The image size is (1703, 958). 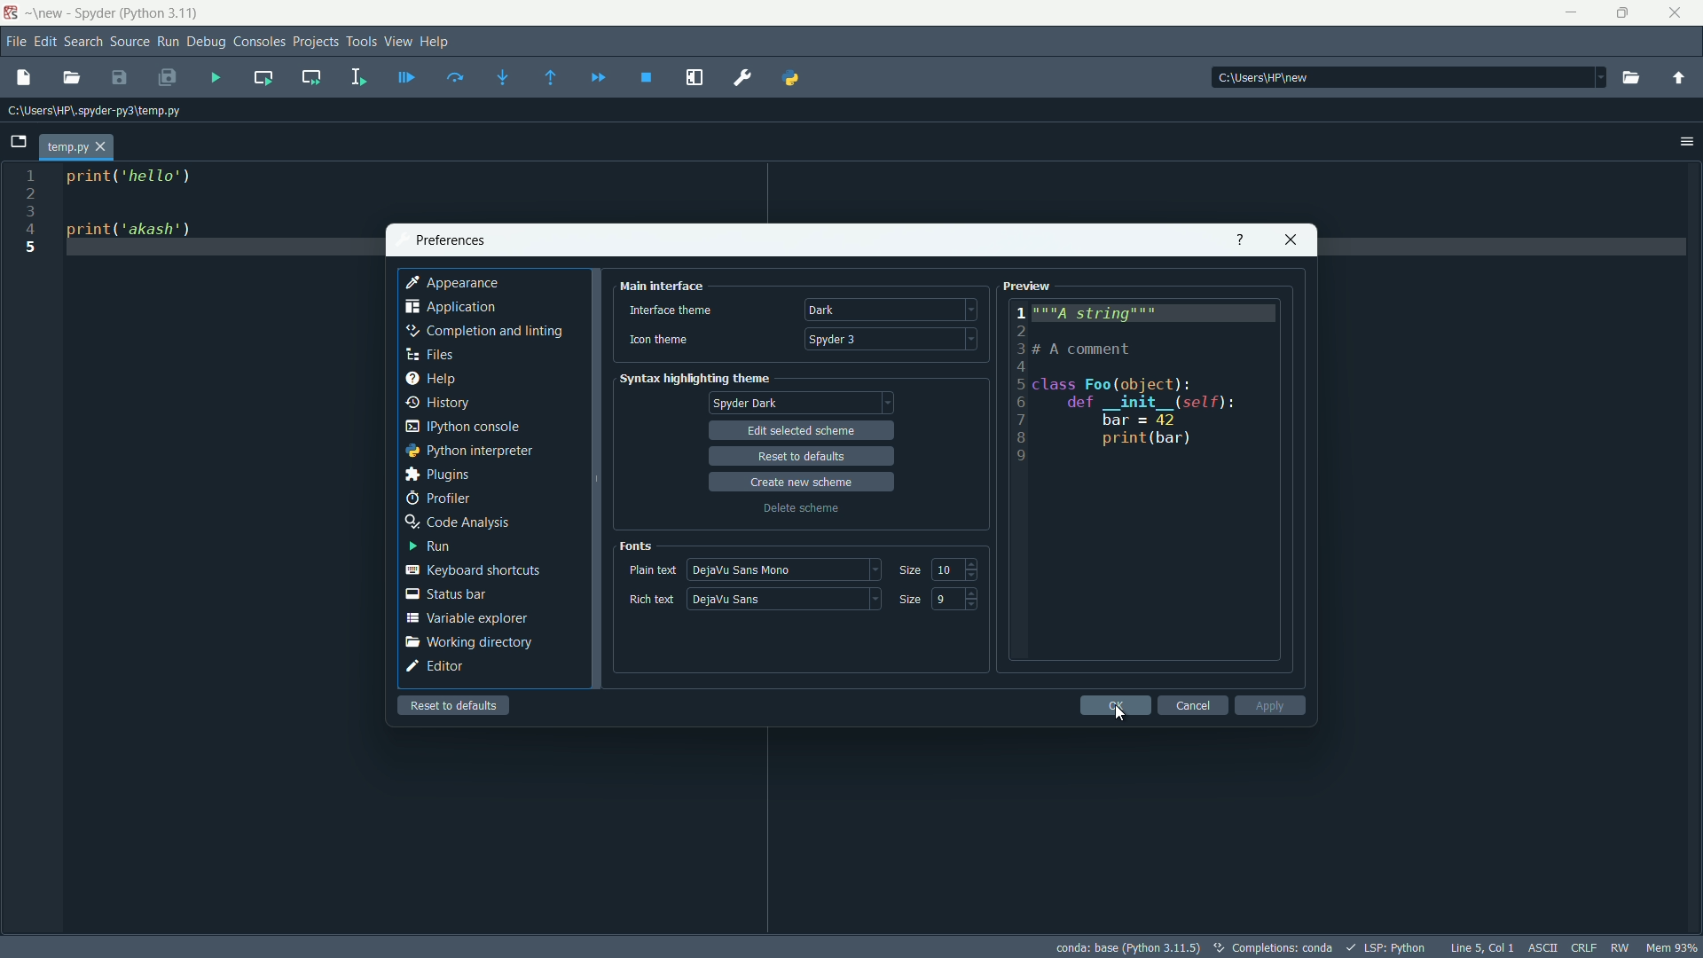 I want to click on preferences, so click(x=742, y=75).